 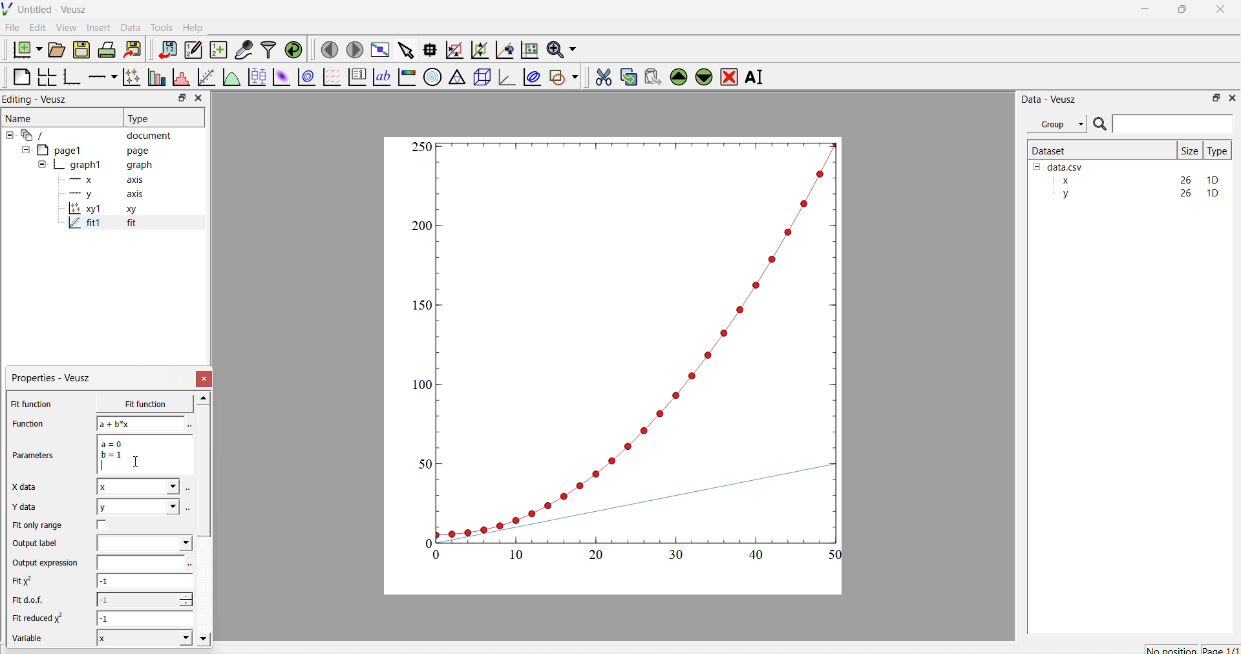 What do you see at coordinates (37, 456) in the screenshot?
I see `Parameters` at bounding box center [37, 456].